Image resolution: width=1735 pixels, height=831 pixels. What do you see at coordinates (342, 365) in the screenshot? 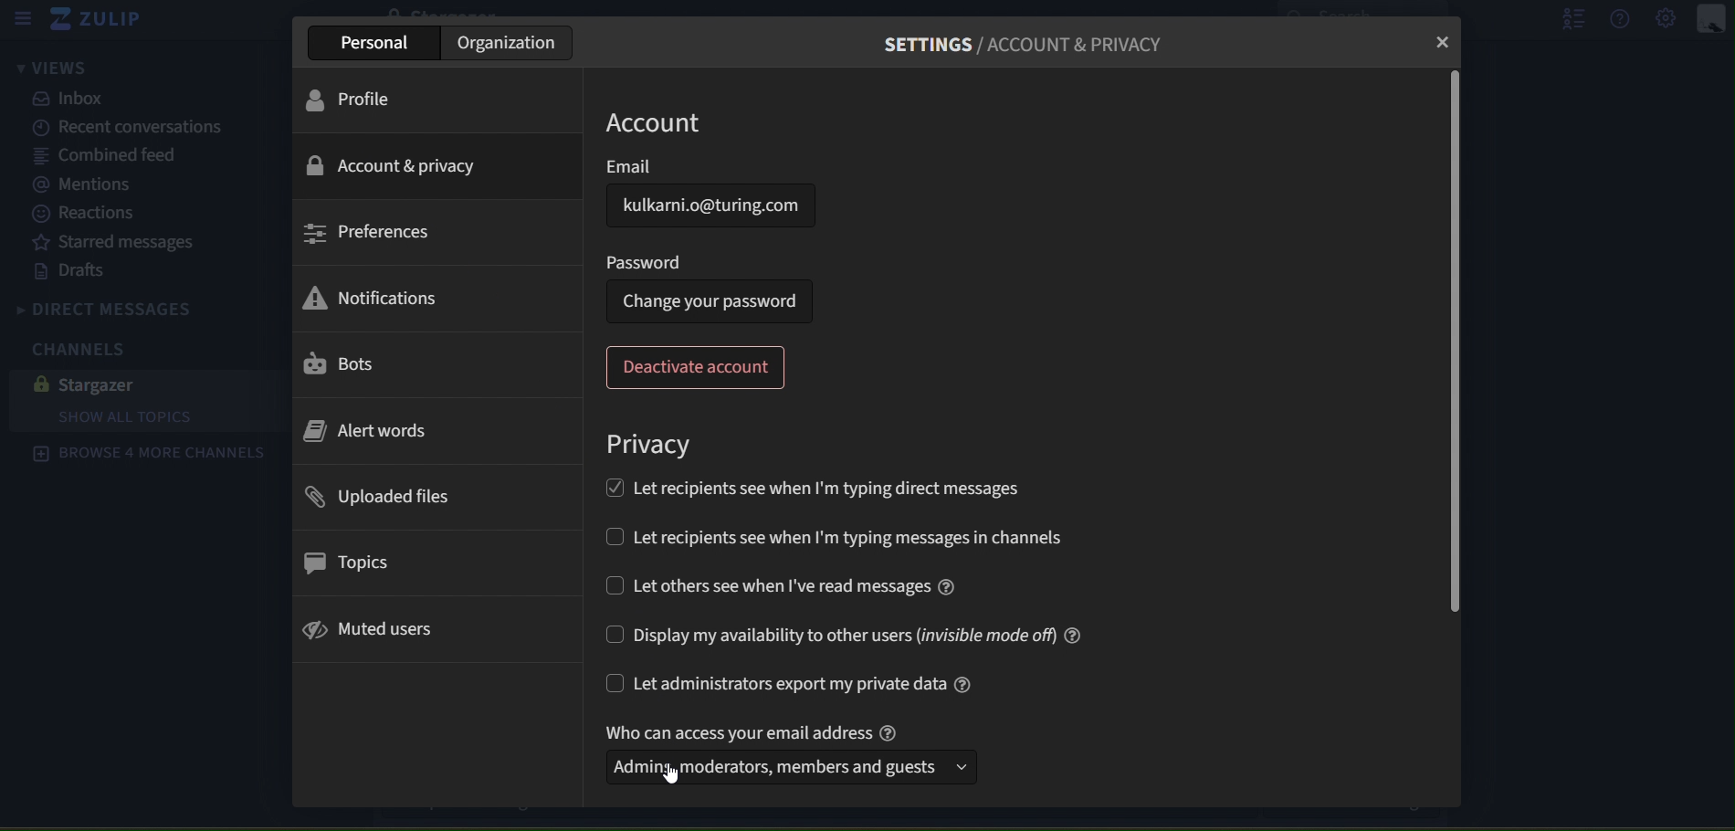
I see `bots` at bounding box center [342, 365].